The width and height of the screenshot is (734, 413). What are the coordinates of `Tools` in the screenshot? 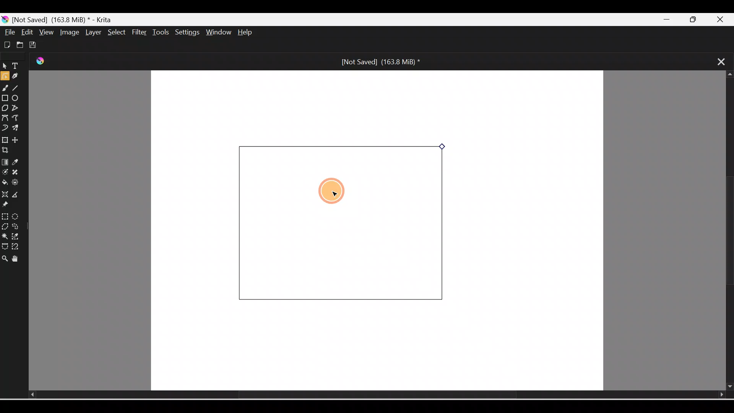 It's located at (162, 32).